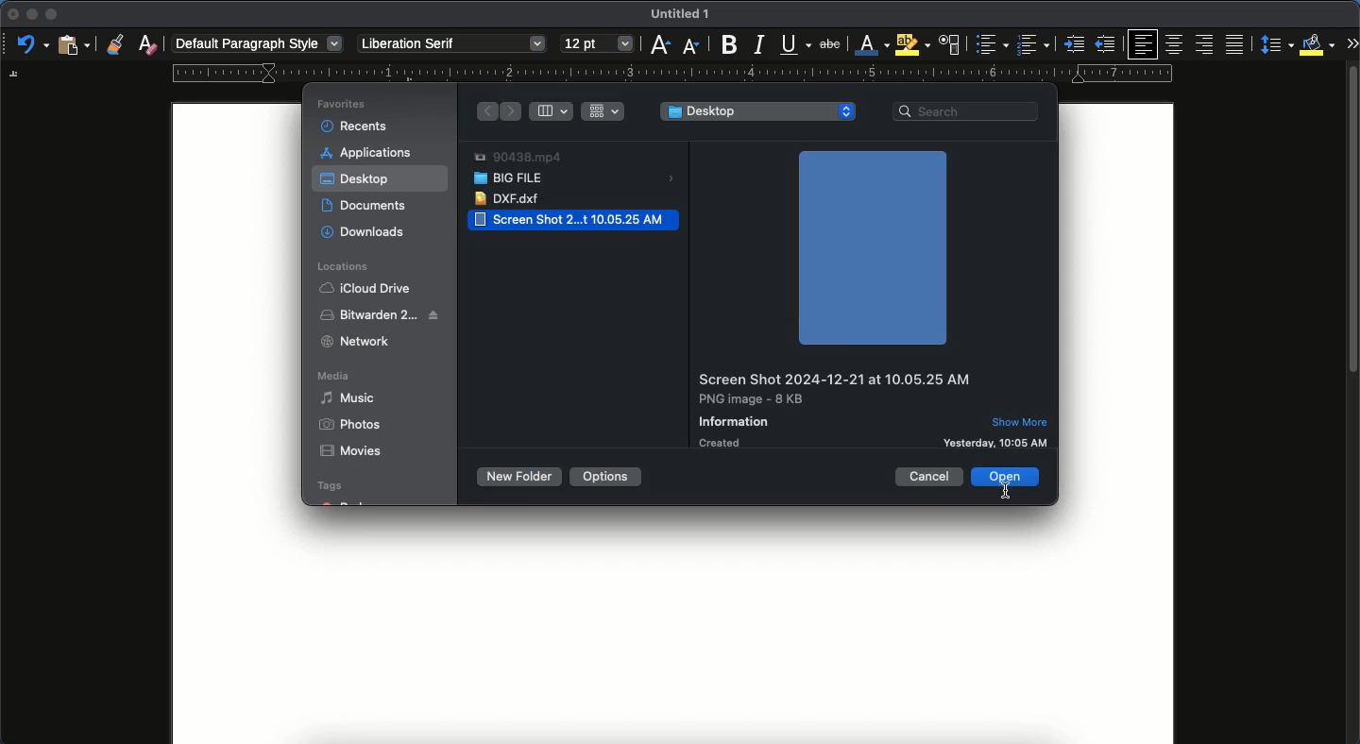  What do you see at coordinates (968, 110) in the screenshot?
I see `search` at bounding box center [968, 110].